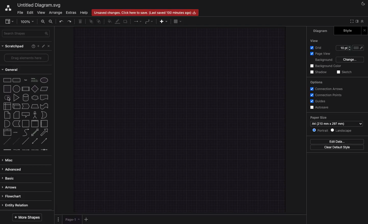 This screenshot has height=224, width=368. What do you see at coordinates (337, 124) in the screenshot?
I see `a4 (210mm*297mm)` at bounding box center [337, 124].